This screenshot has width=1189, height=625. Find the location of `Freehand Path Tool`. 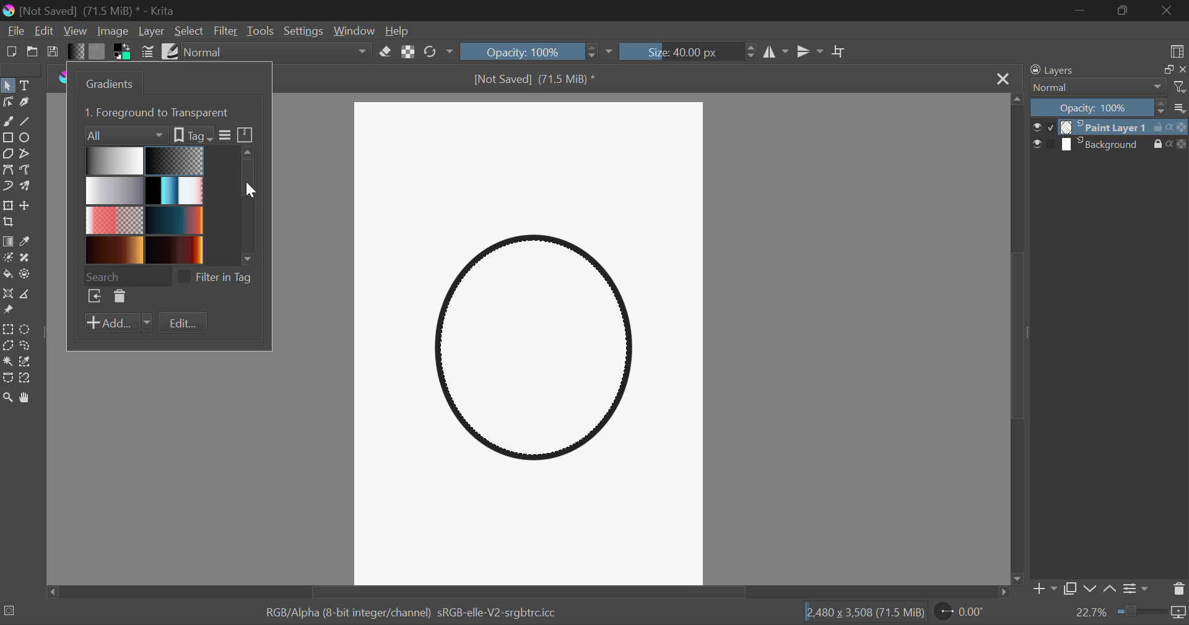

Freehand Path Tool is located at coordinates (27, 171).